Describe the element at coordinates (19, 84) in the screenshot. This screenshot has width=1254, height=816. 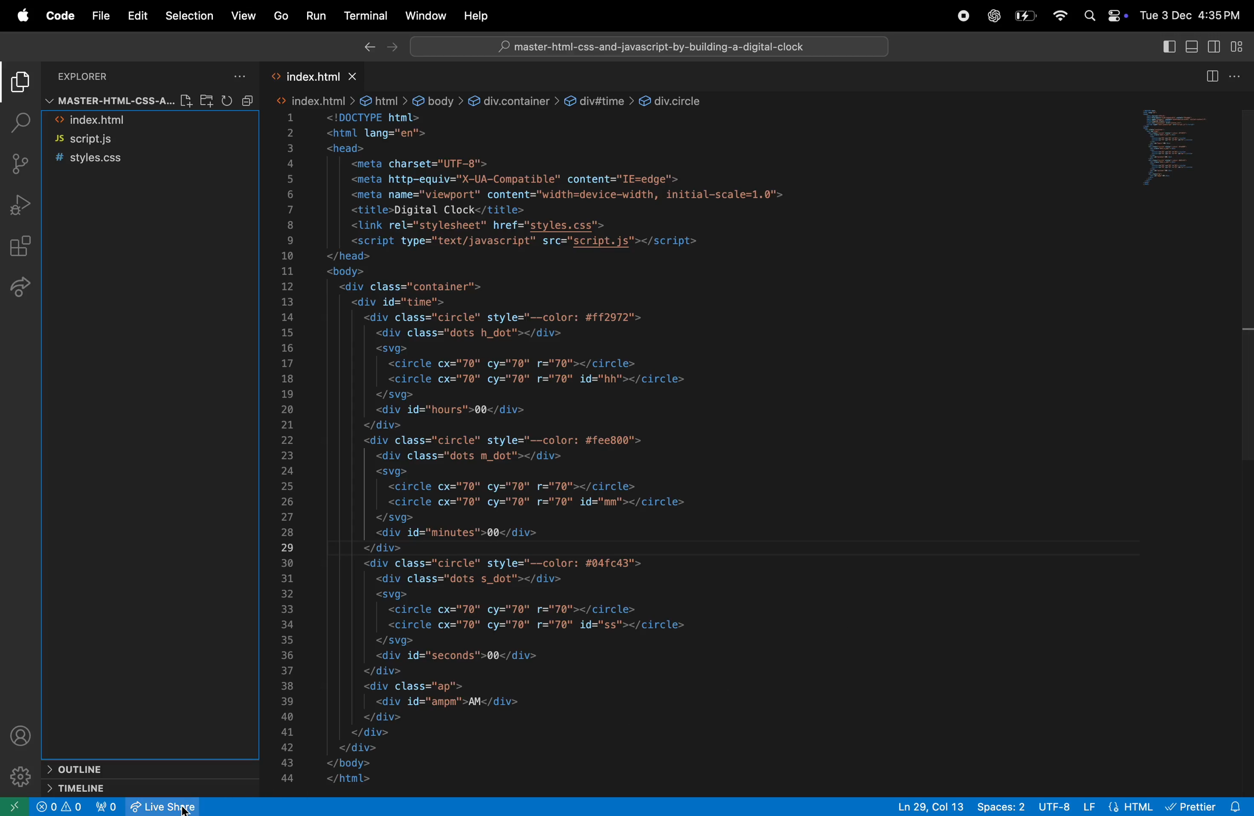
I see `explorer` at that location.